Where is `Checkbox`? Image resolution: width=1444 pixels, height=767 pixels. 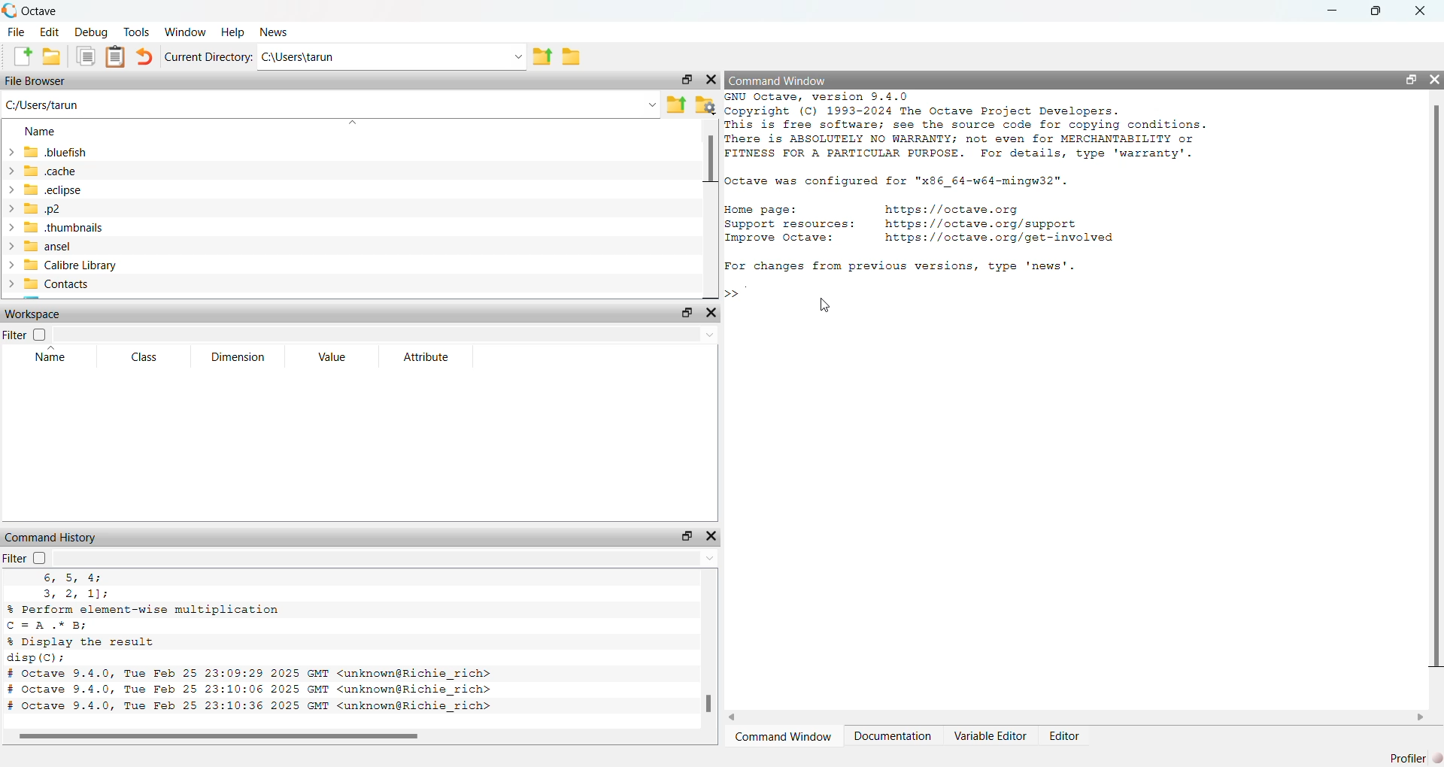
Checkbox is located at coordinates (39, 557).